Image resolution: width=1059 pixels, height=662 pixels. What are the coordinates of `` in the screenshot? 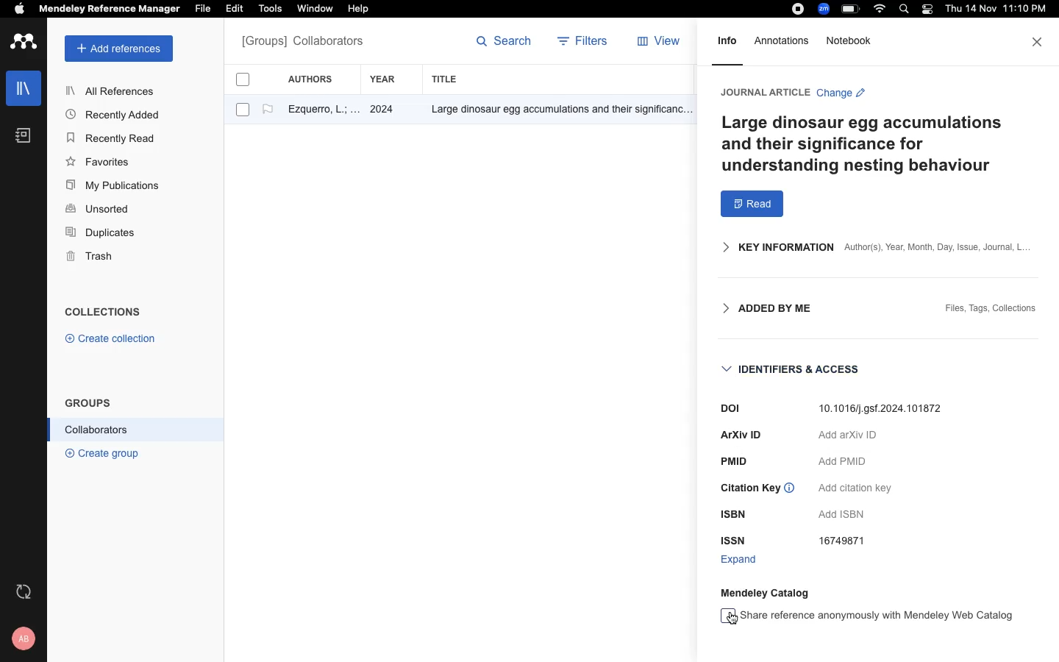 It's located at (555, 110).